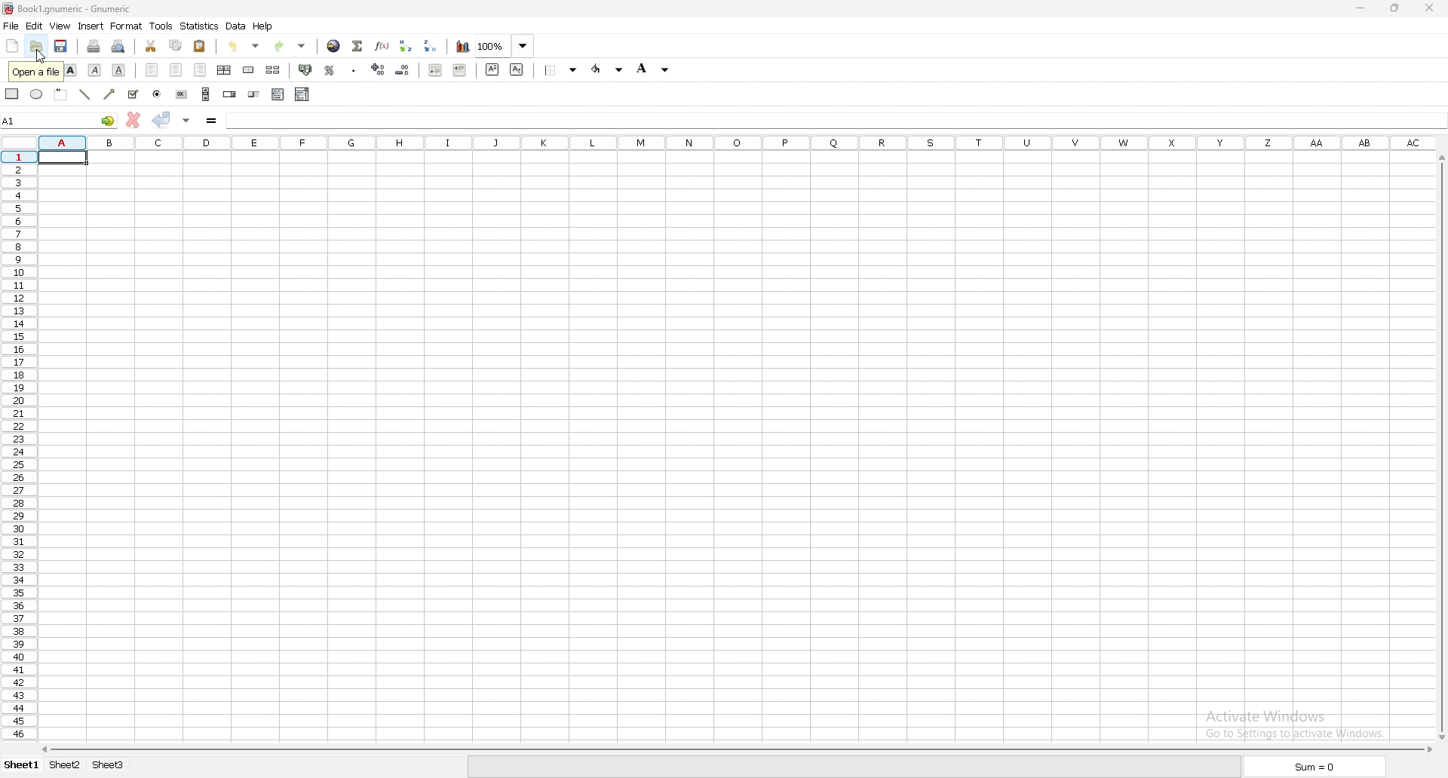  What do you see at coordinates (152, 70) in the screenshot?
I see `left align` at bounding box center [152, 70].